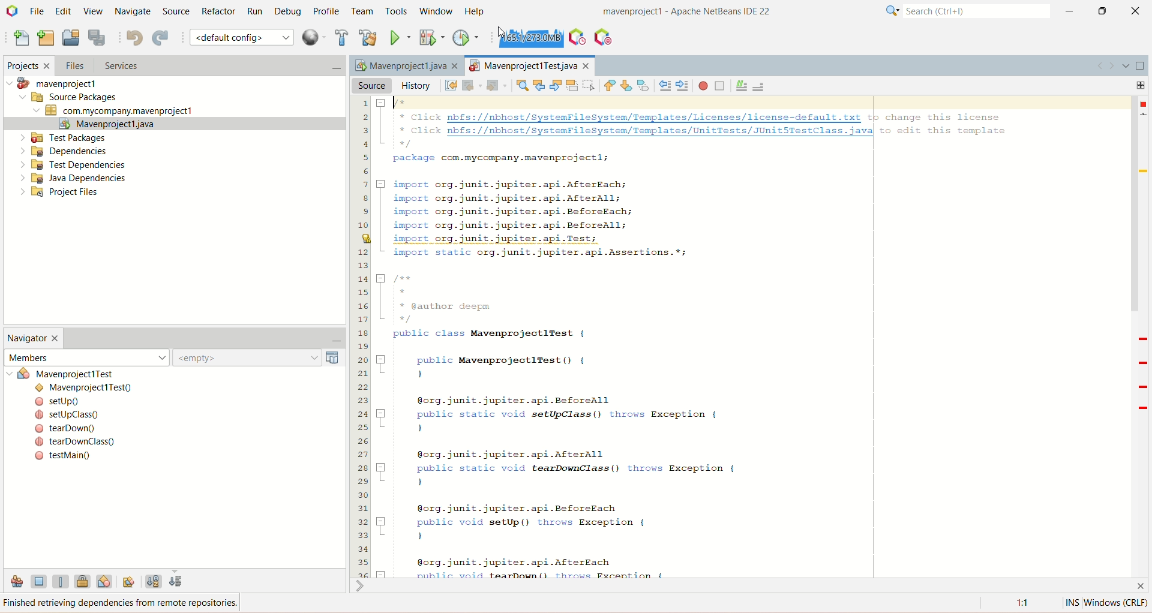 The height and width of the screenshot is (613, 1152). I want to click on shift line left, so click(665, 86).